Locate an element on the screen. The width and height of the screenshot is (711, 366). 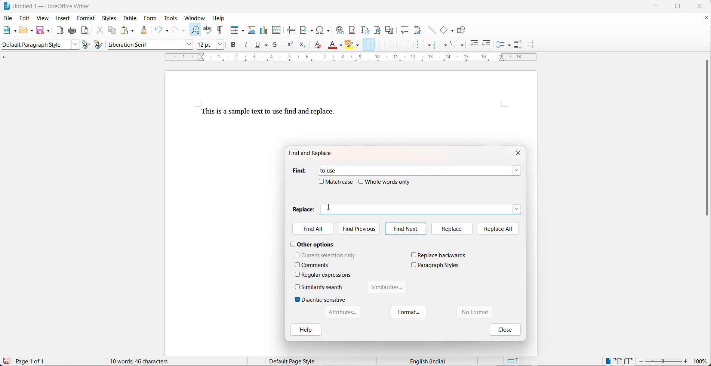
find All is located at coordinates (314, 230).